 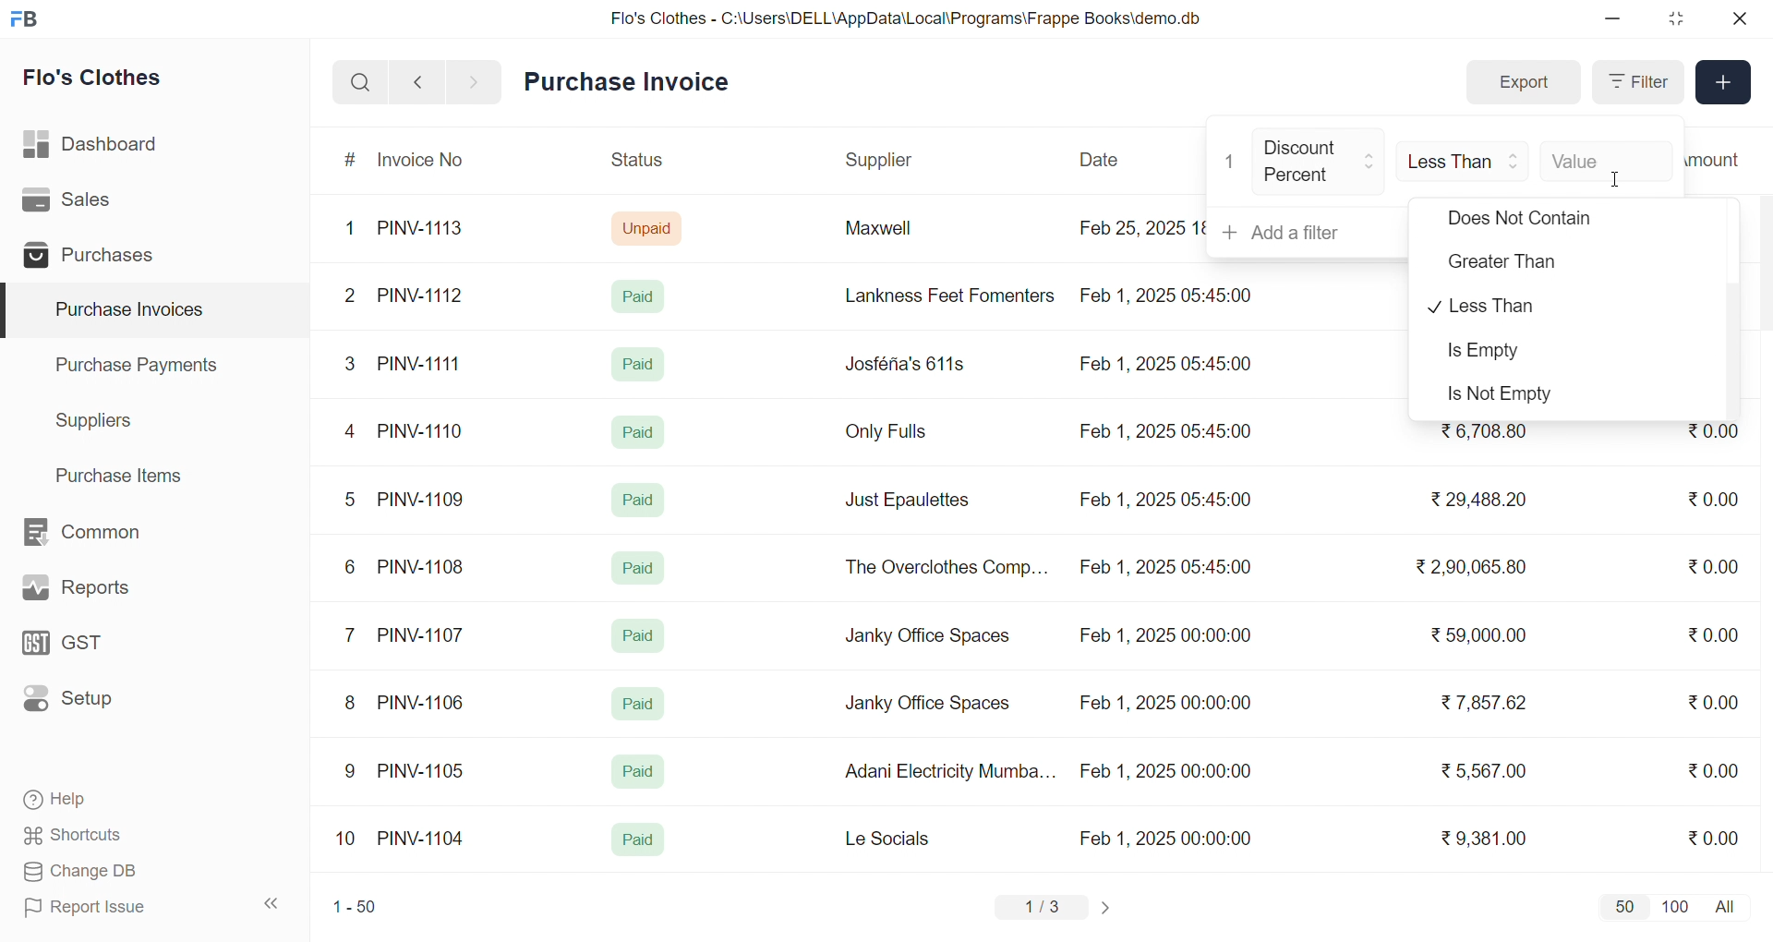 I want to click on Josféria's 611s, so click(x=902, y=361).